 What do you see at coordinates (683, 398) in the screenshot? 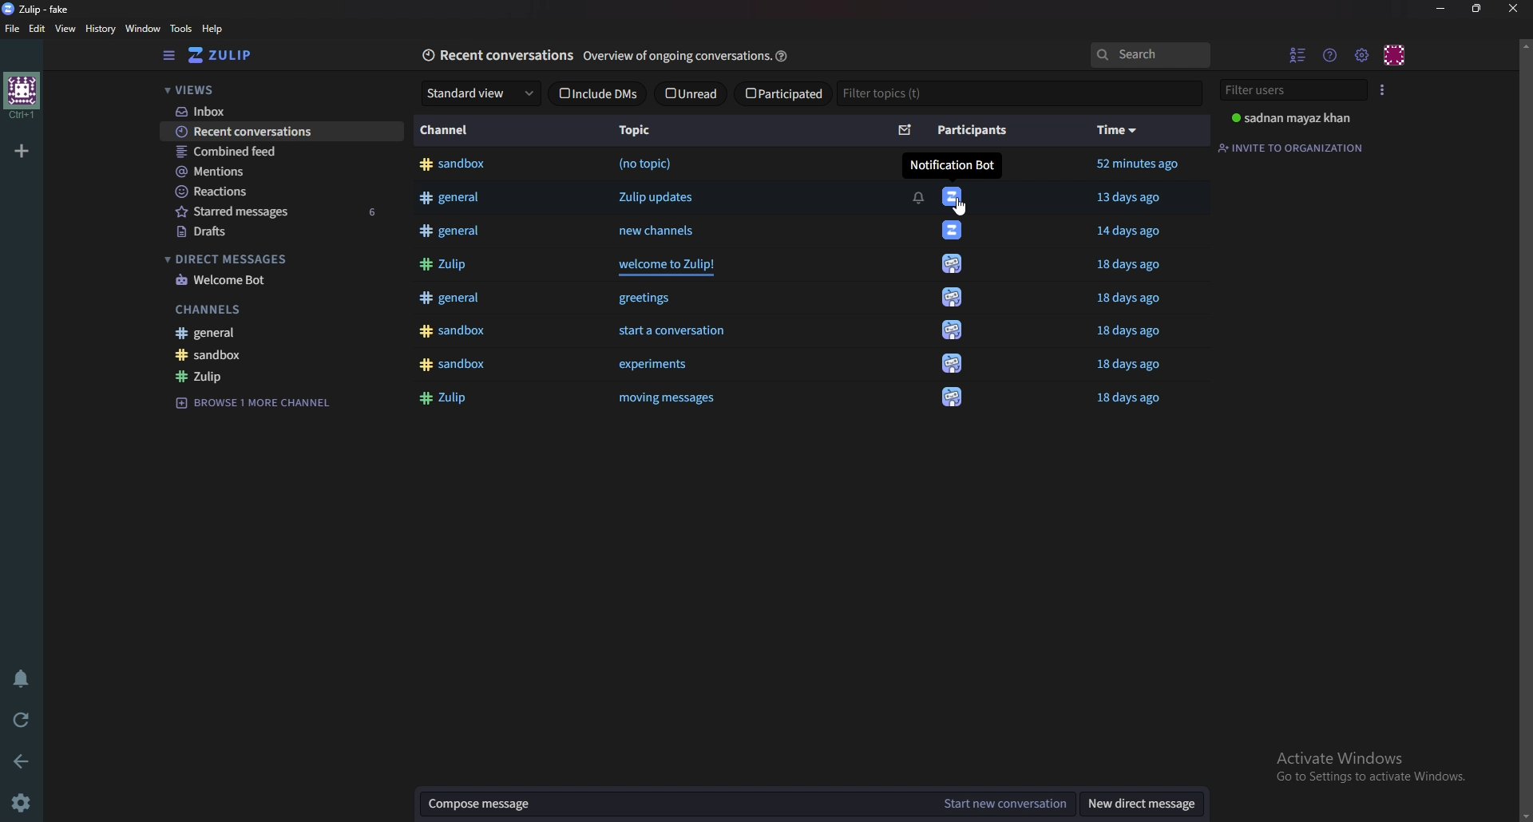
I see `moving messages` at bounding box center [683, 398].